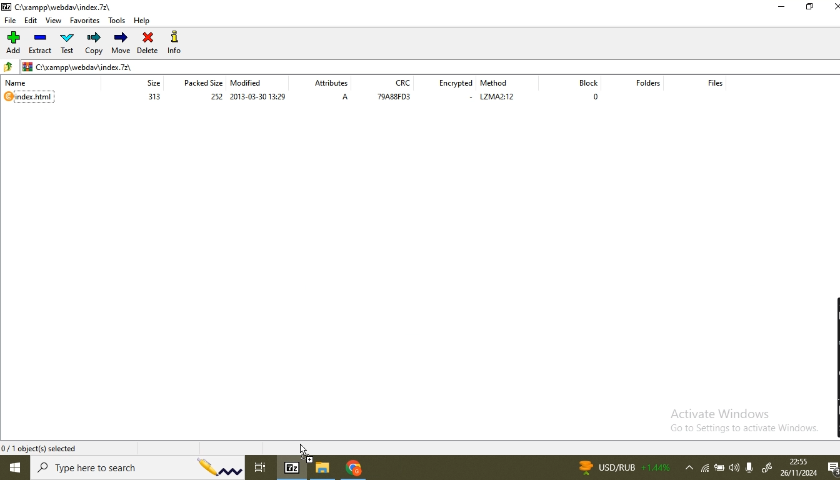  I want to click on view, so click(55, 21).